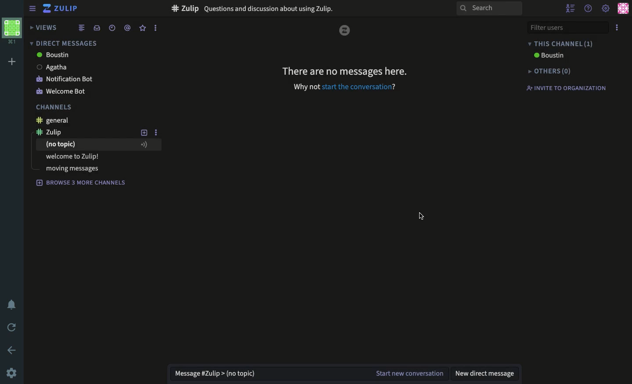  Describe the element at coordinates (408, 371) in the screenshot. I see `start new conversation` at that location.